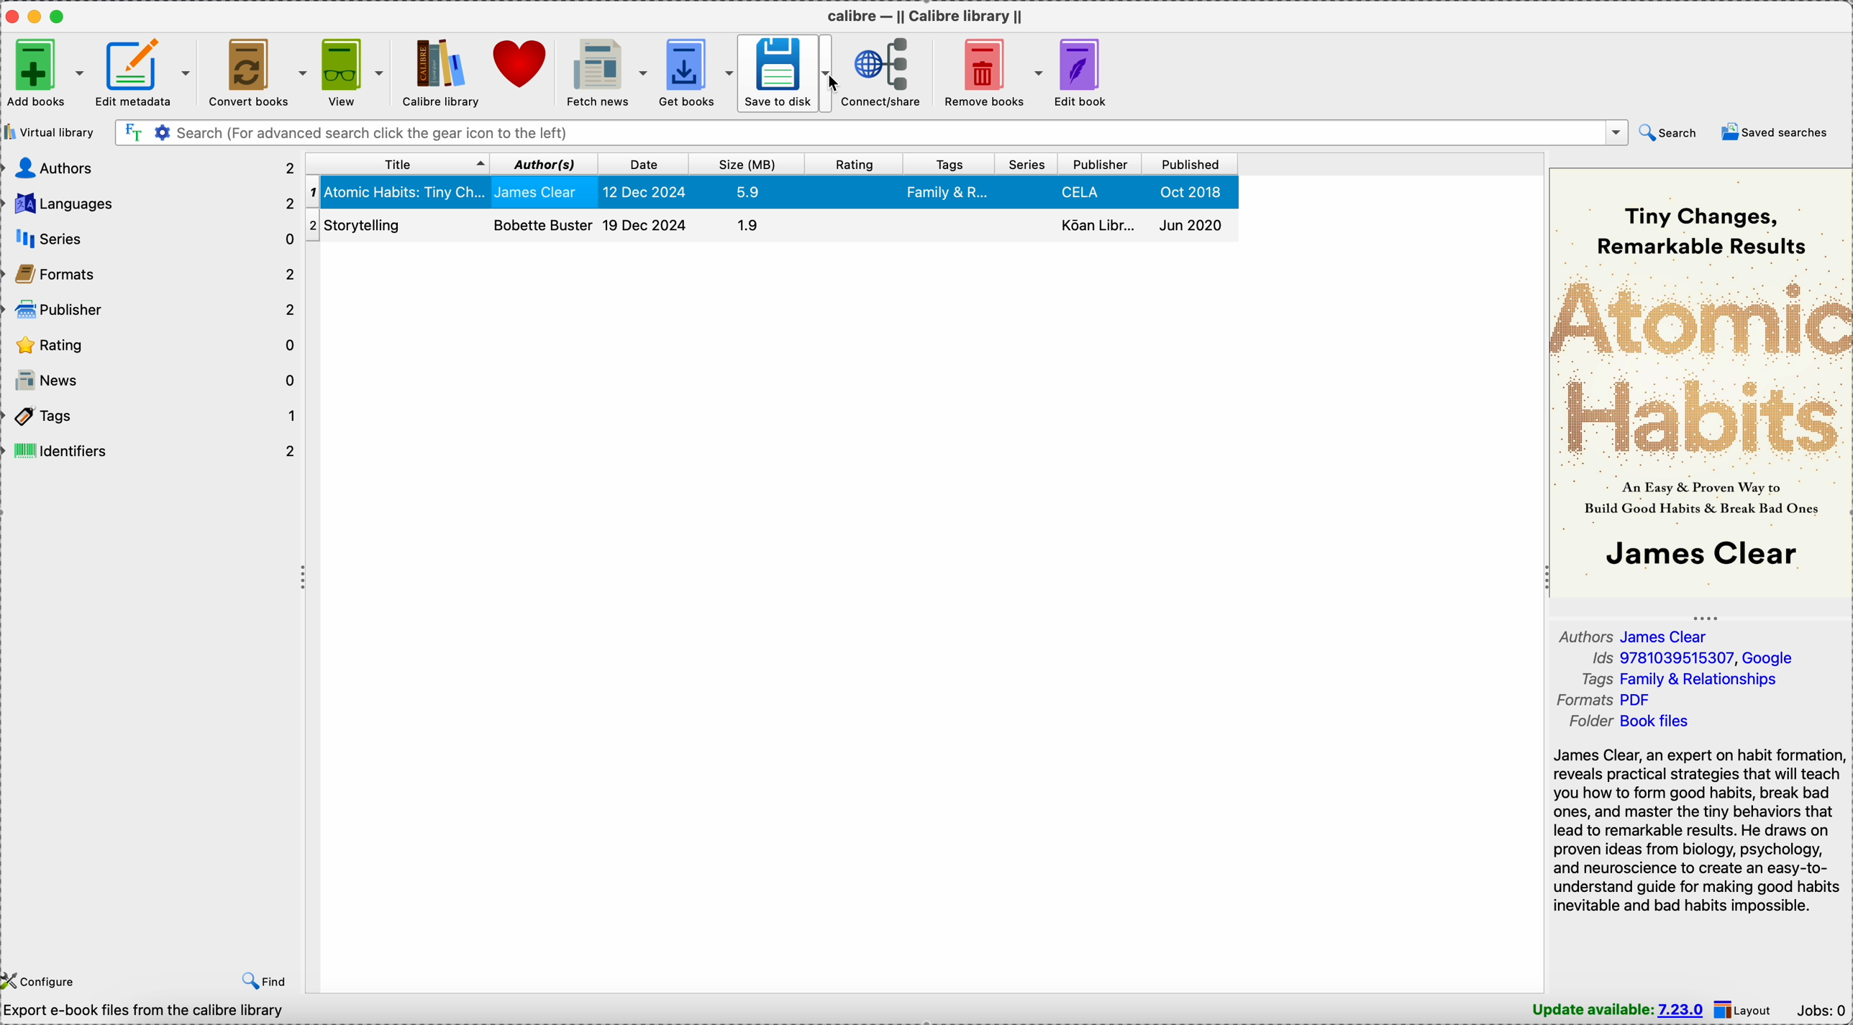 This screenshot has height=1025, width=1853. I want to click on authors, so click(150, 166).